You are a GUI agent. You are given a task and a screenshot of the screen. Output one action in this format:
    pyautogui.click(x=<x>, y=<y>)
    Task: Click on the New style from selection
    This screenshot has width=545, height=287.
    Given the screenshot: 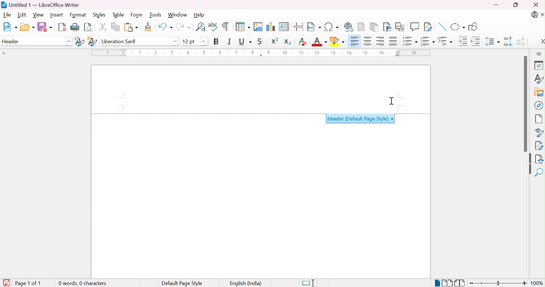 What is the action you would take?
    pyautogui.click(x=93, y=42)
    